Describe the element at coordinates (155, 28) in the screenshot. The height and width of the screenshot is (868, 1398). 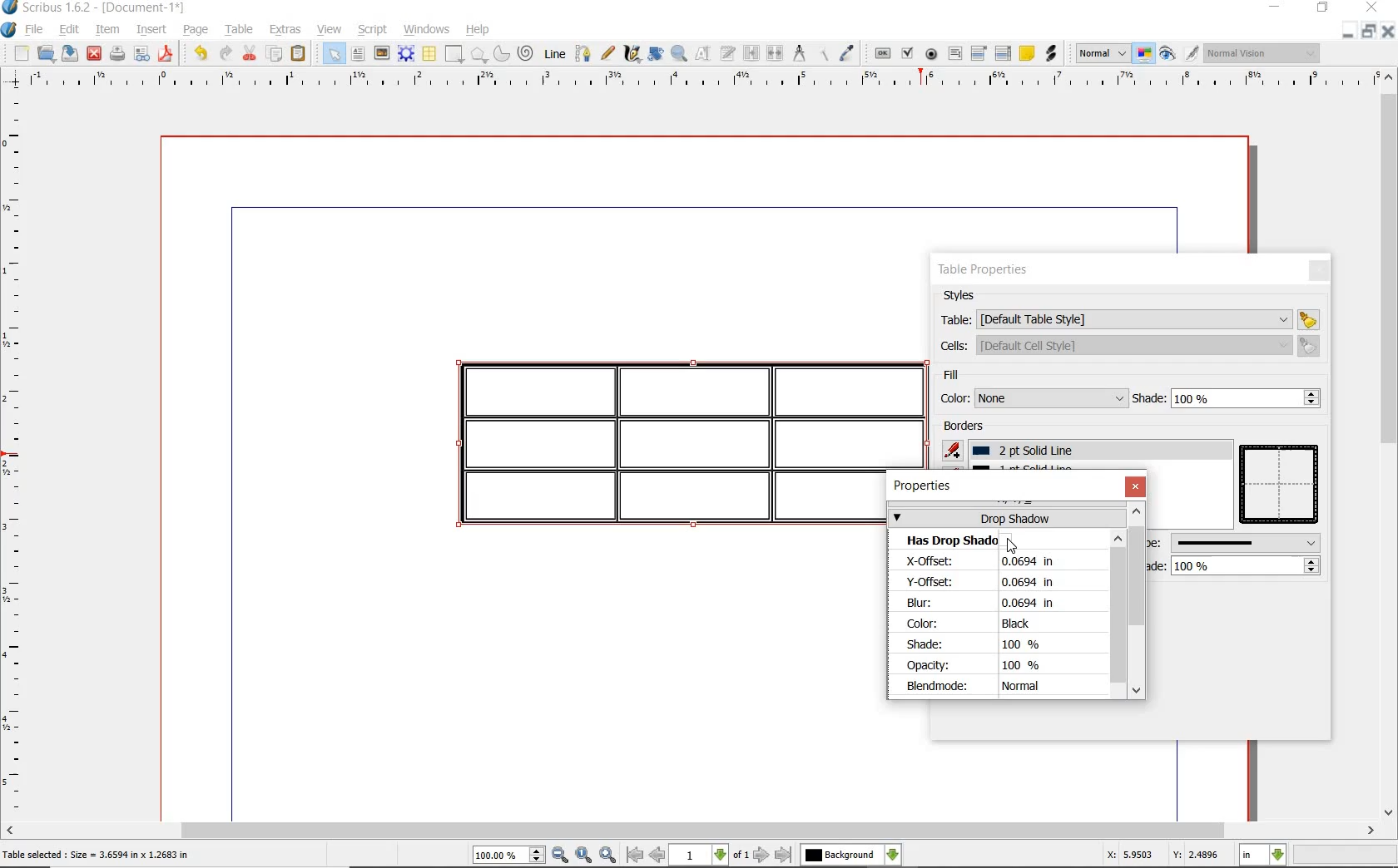
I see `insert` at that location.